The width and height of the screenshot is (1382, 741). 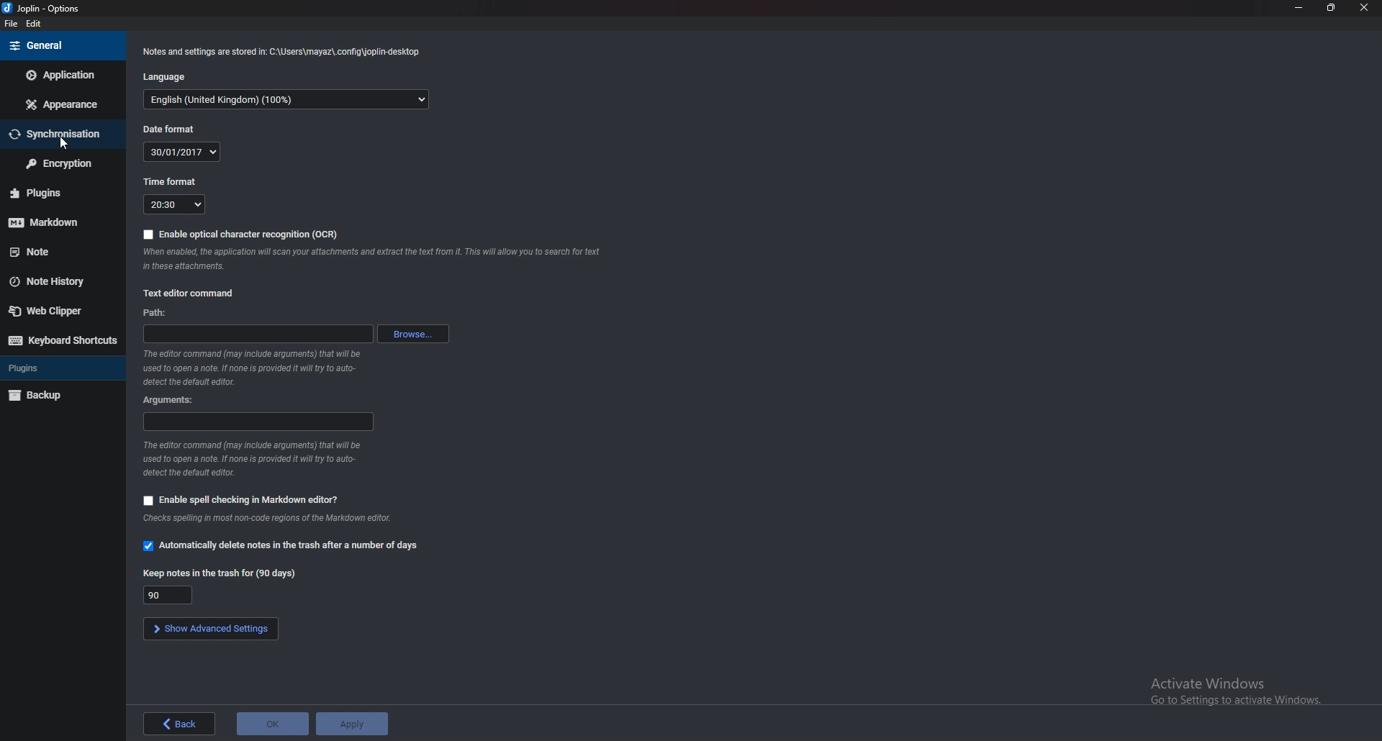 I want to click on note, so click(x=59, y=250).